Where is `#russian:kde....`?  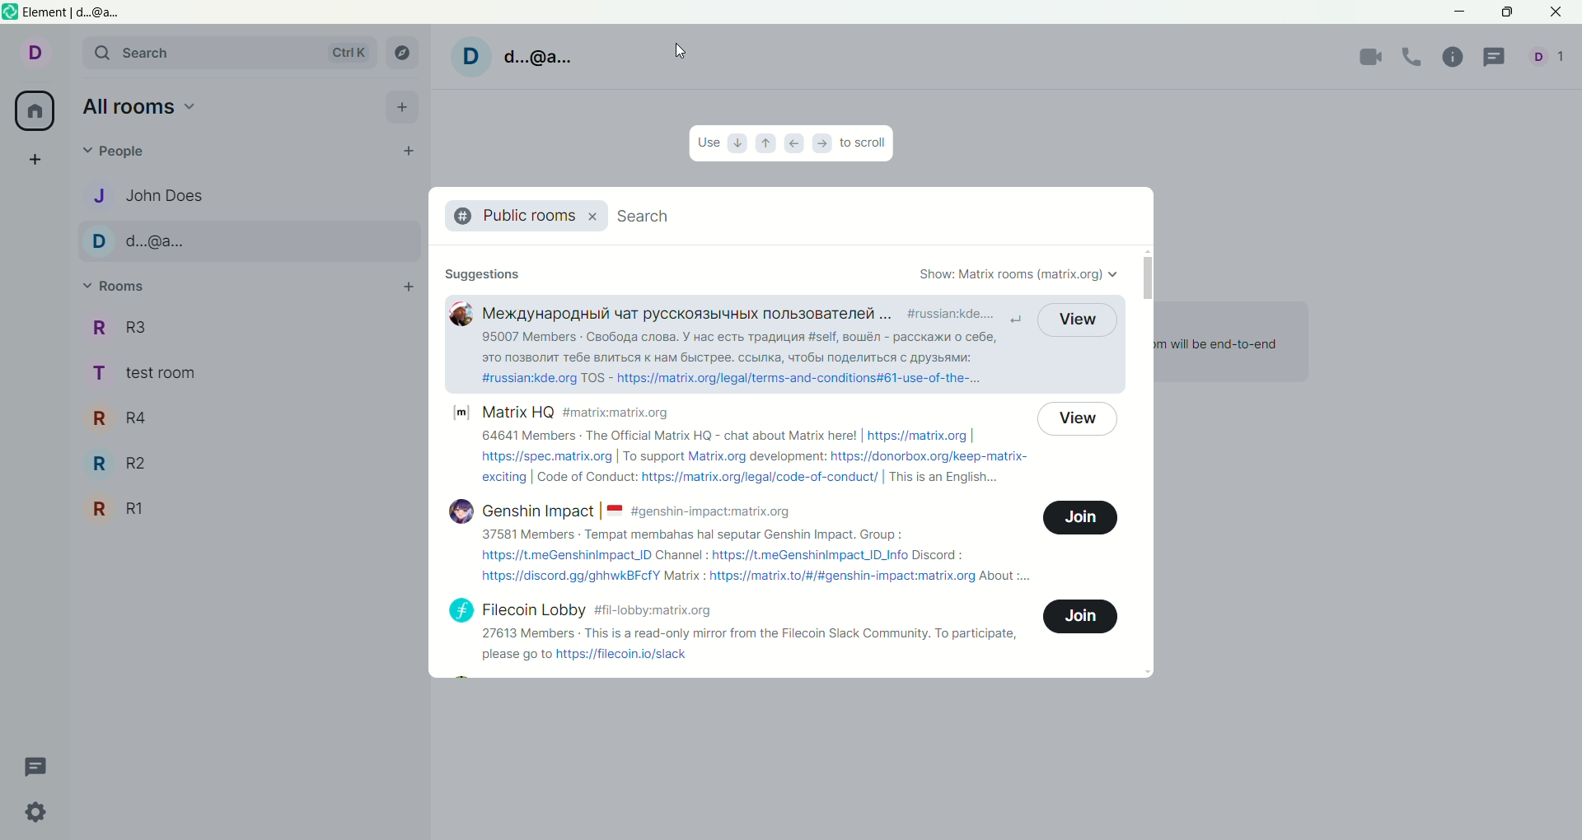 #russian:kde.... is located at coordinates (952, 314).